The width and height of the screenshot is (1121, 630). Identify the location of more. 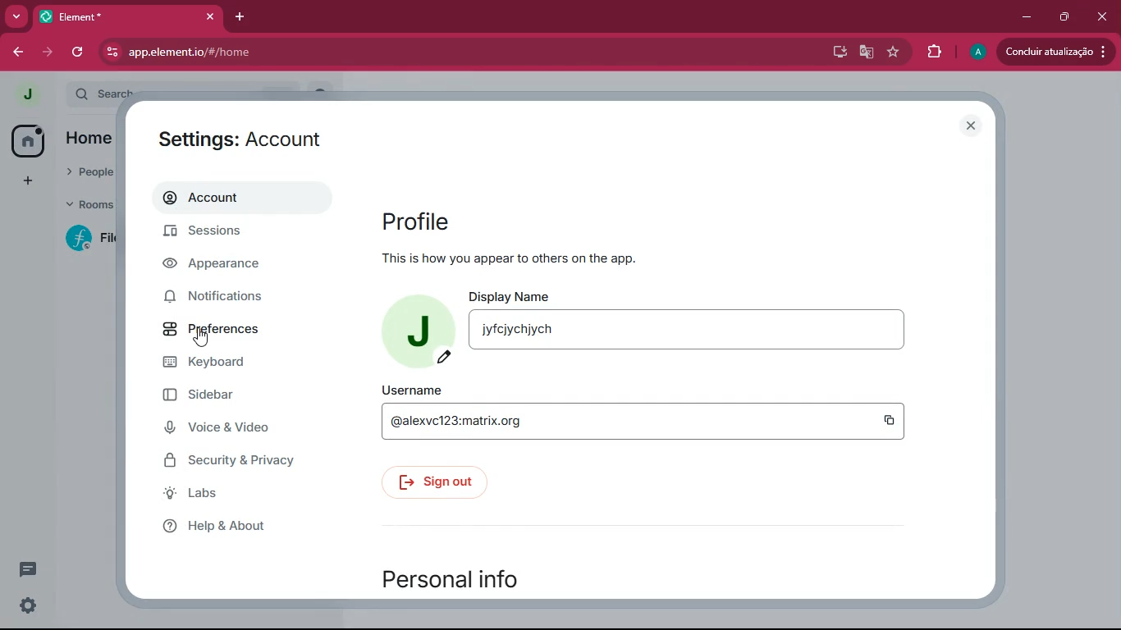
(15, 16).